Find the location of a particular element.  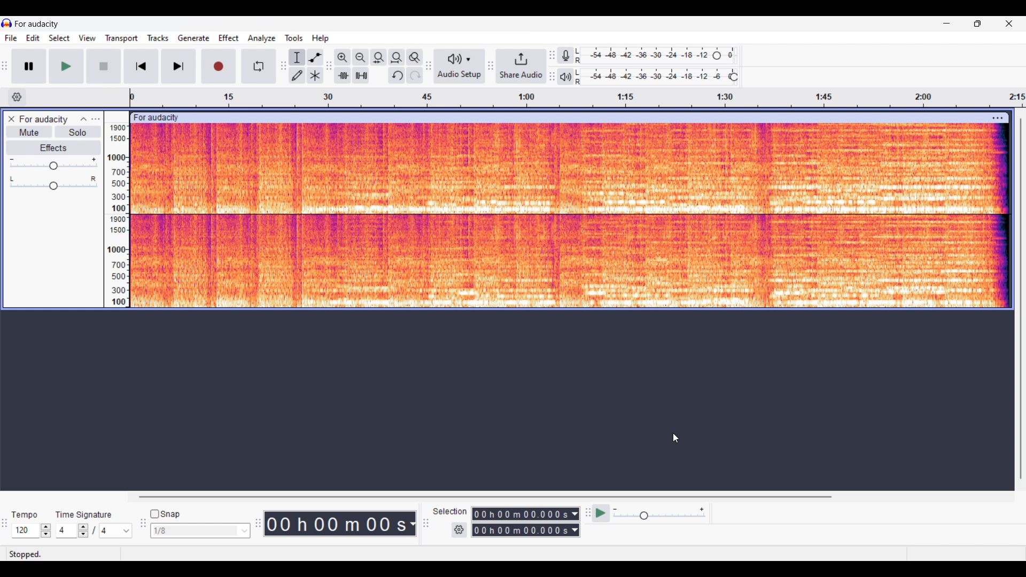

Indicates Tempo settings is located at coordinates (25, 515).